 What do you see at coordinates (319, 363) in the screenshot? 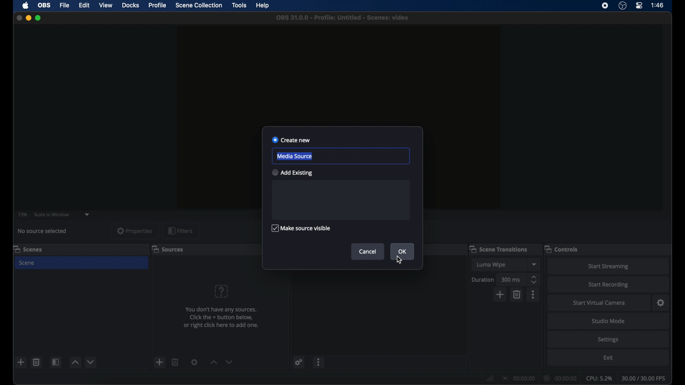
I see `more options` at bounding box center [319, 363].